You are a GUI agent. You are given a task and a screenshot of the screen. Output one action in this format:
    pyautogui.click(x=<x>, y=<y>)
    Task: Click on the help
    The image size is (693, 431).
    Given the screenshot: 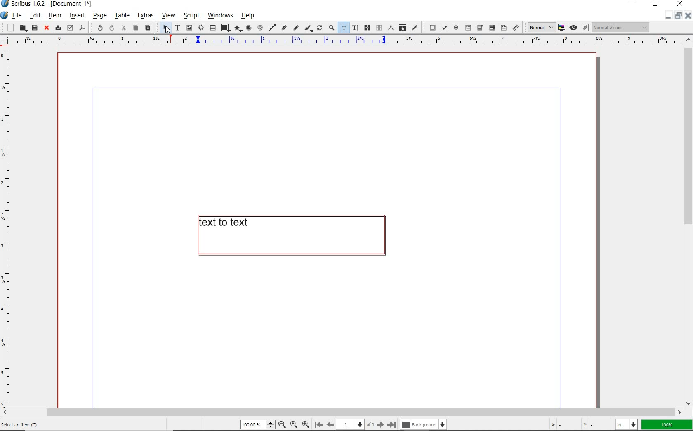 What is the action you would take?
    pyautogui.click(x=250, y=15)
    